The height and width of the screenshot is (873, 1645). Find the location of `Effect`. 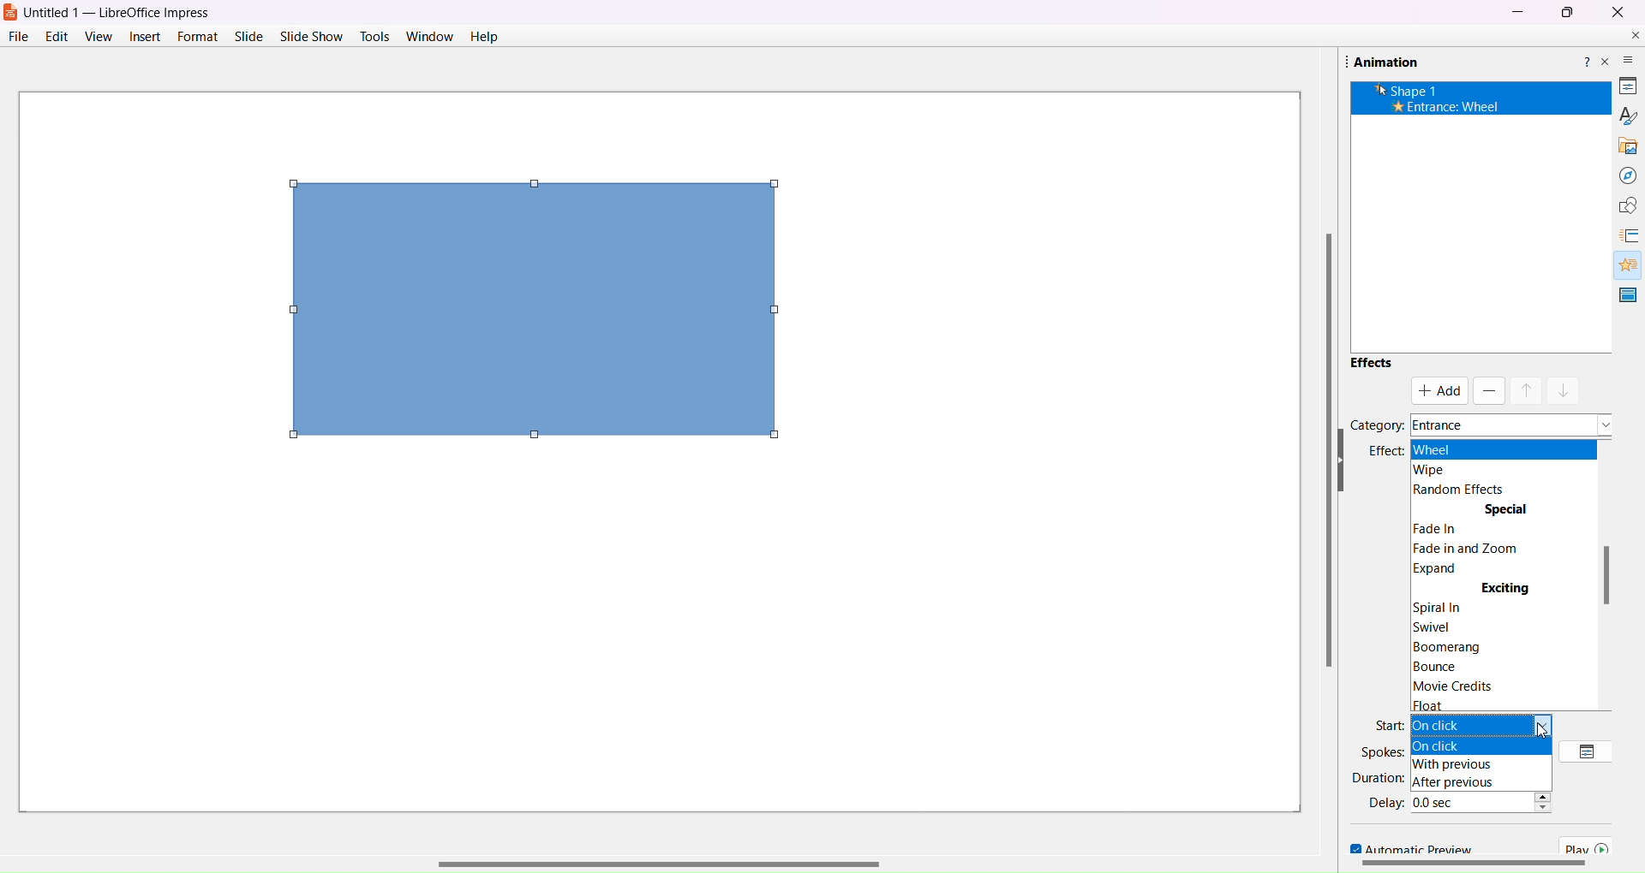

Effect is located at coordinates (1383, 452).